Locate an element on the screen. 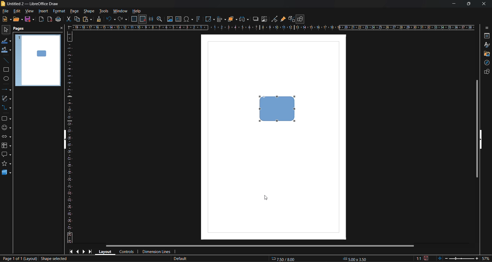  basic shapes is located at coordinates (6, 119).